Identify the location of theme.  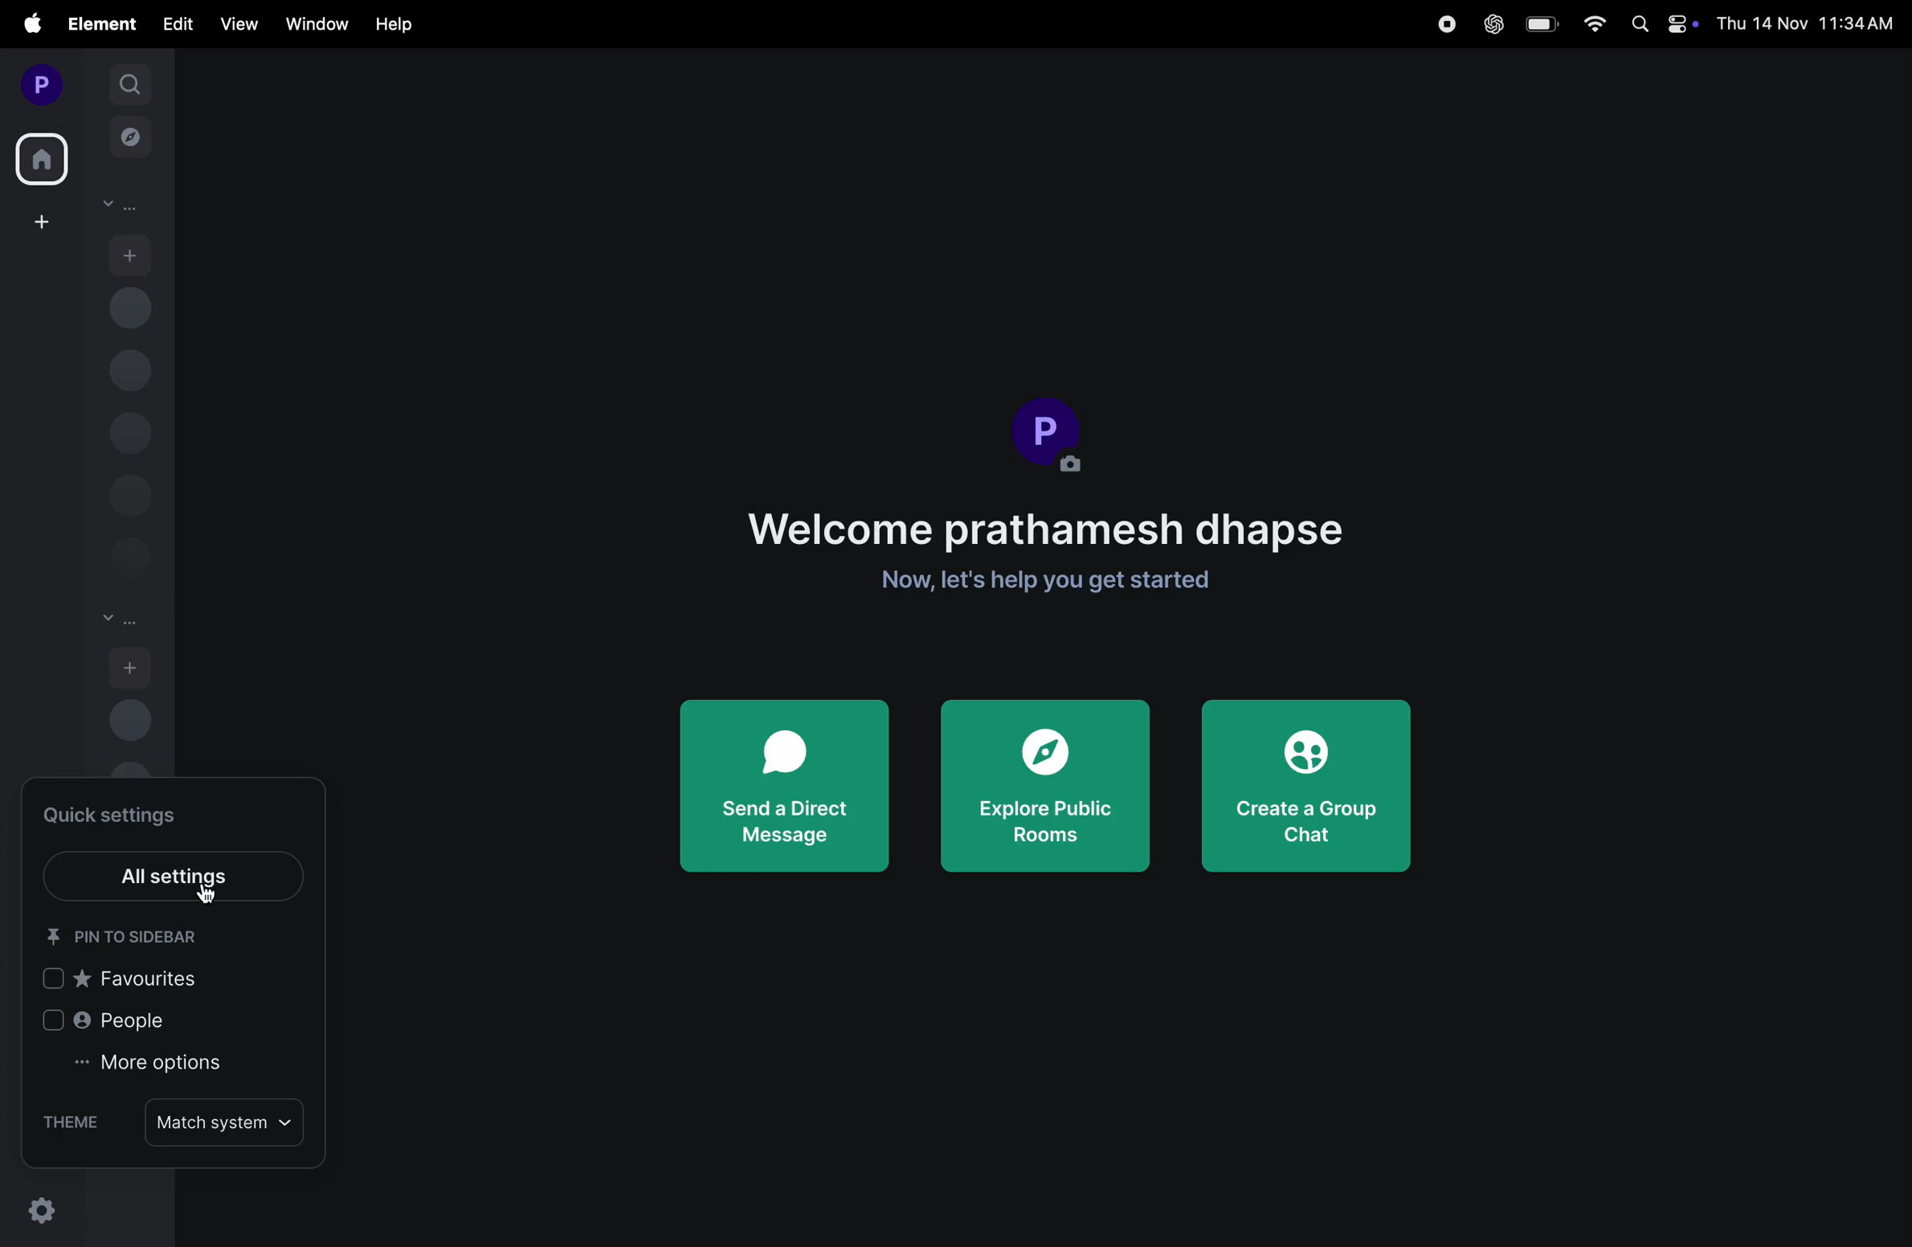
(70, 1124).